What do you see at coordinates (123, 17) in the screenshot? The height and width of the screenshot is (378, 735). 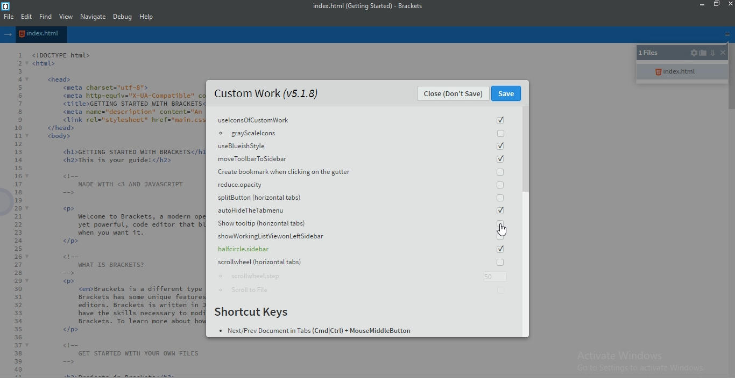 I see `Debug` at bounding box center [123, 17].